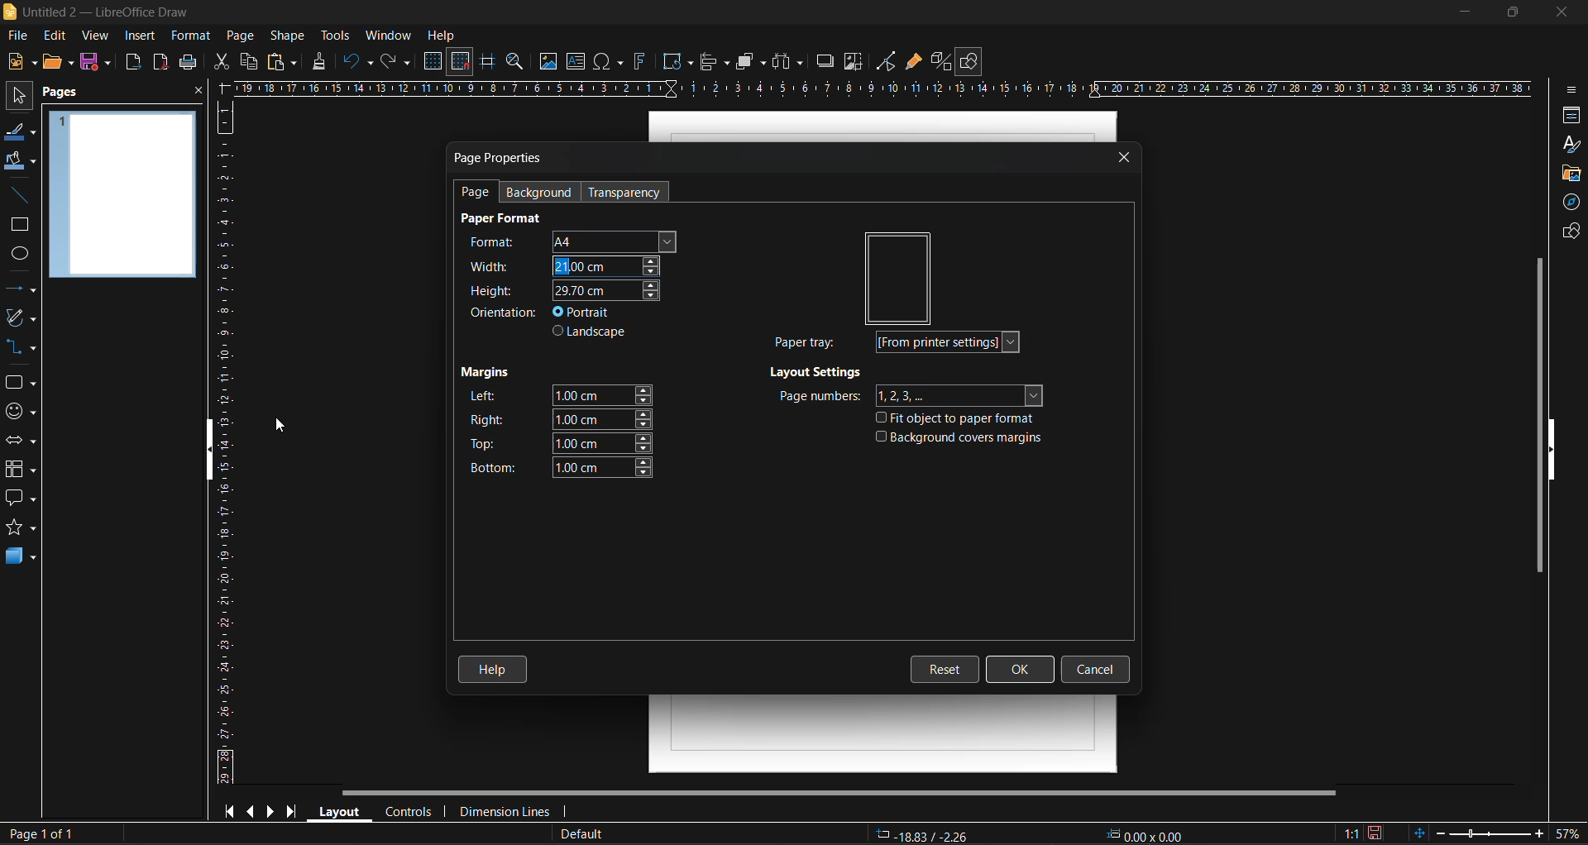 The height and width of the screenshot is (845, 1588). I want to click on display grid, so click(435, 60).